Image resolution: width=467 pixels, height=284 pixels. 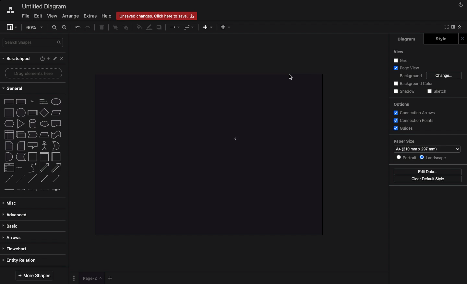 What do you see at coordinates (55, 58) in the screenshot?
I see `Edit` at bounding box center [55, 58].